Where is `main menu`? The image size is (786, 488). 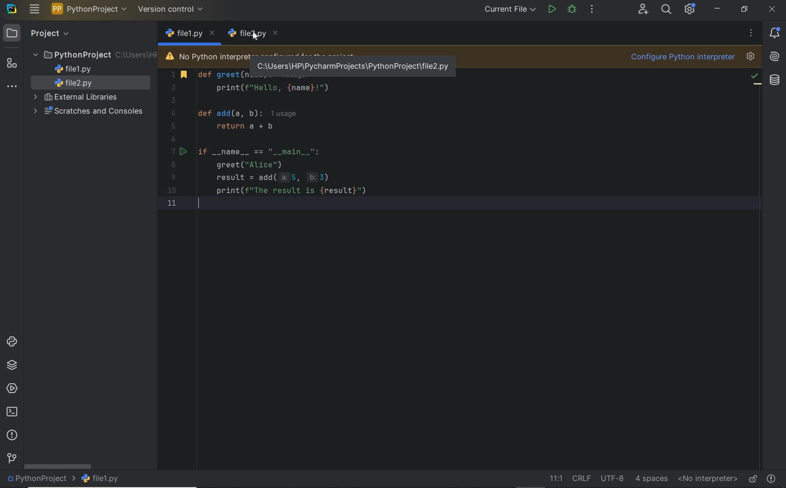 main menu is located at coordinates (35, 10).